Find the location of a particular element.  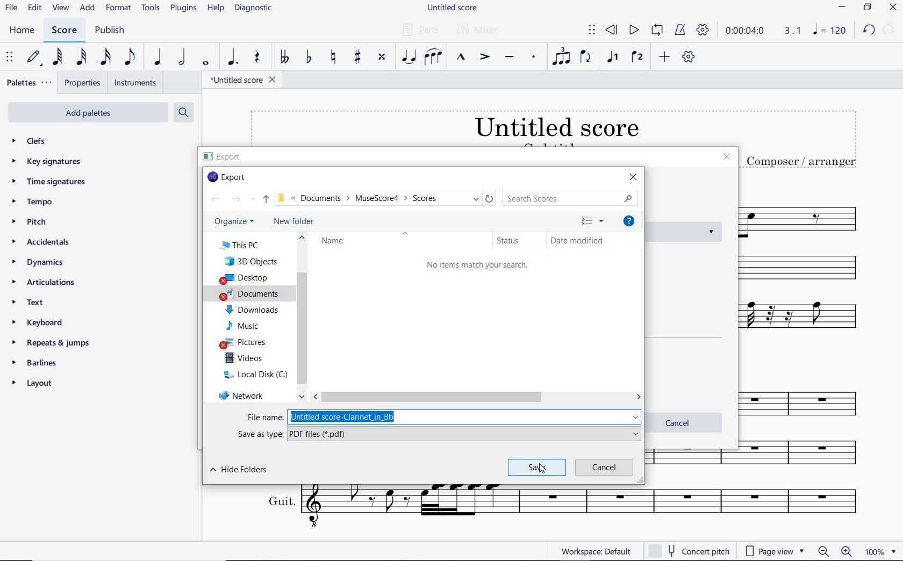

barlines is located at coordinates (39, 362).